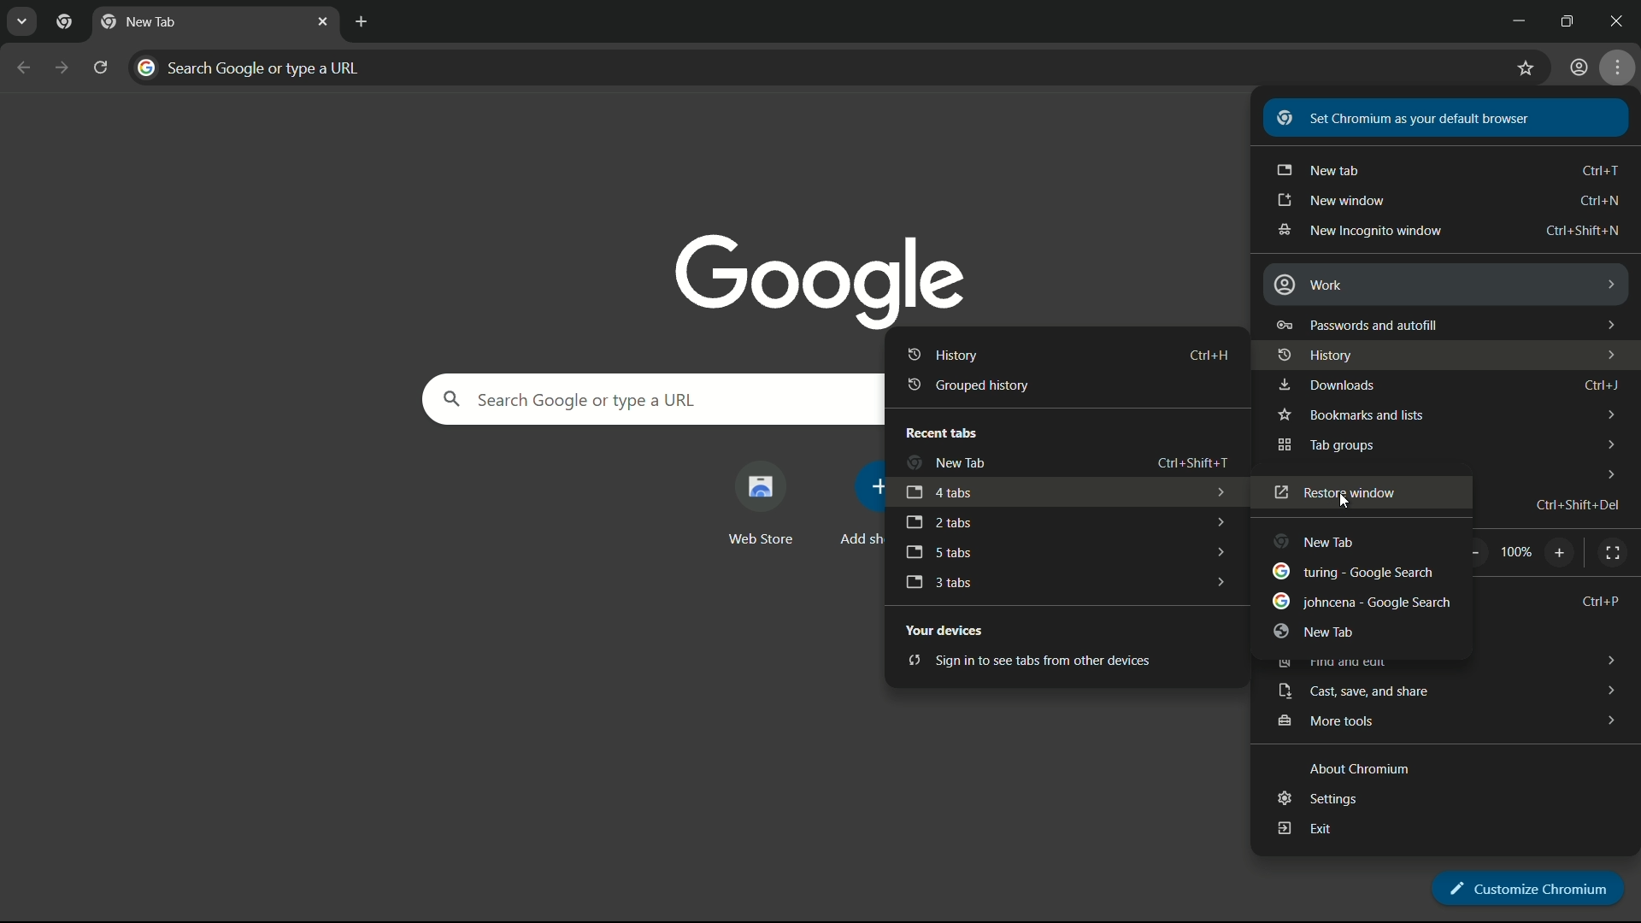 Image resolution: width=1641 pixels, height=923 pixels. I want to click on password and autofill, so click(1357, 325).